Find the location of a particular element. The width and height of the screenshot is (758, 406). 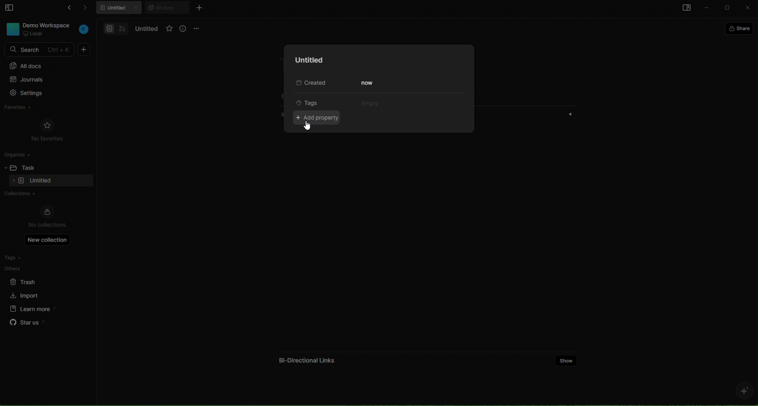

forward is located at coordinates (89, 9).